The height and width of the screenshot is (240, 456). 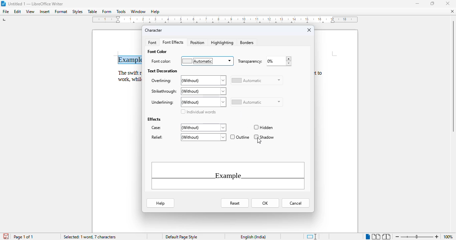 I want to click on styles, so click(x=78, y=12).